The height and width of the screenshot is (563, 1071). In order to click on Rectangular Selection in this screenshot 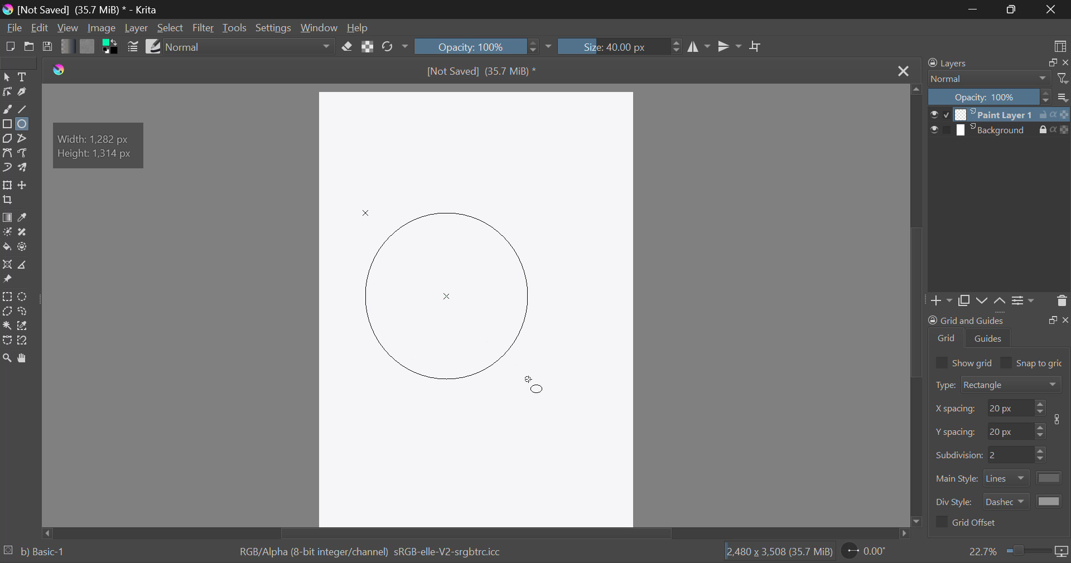, I will do `click(7, 297)`.